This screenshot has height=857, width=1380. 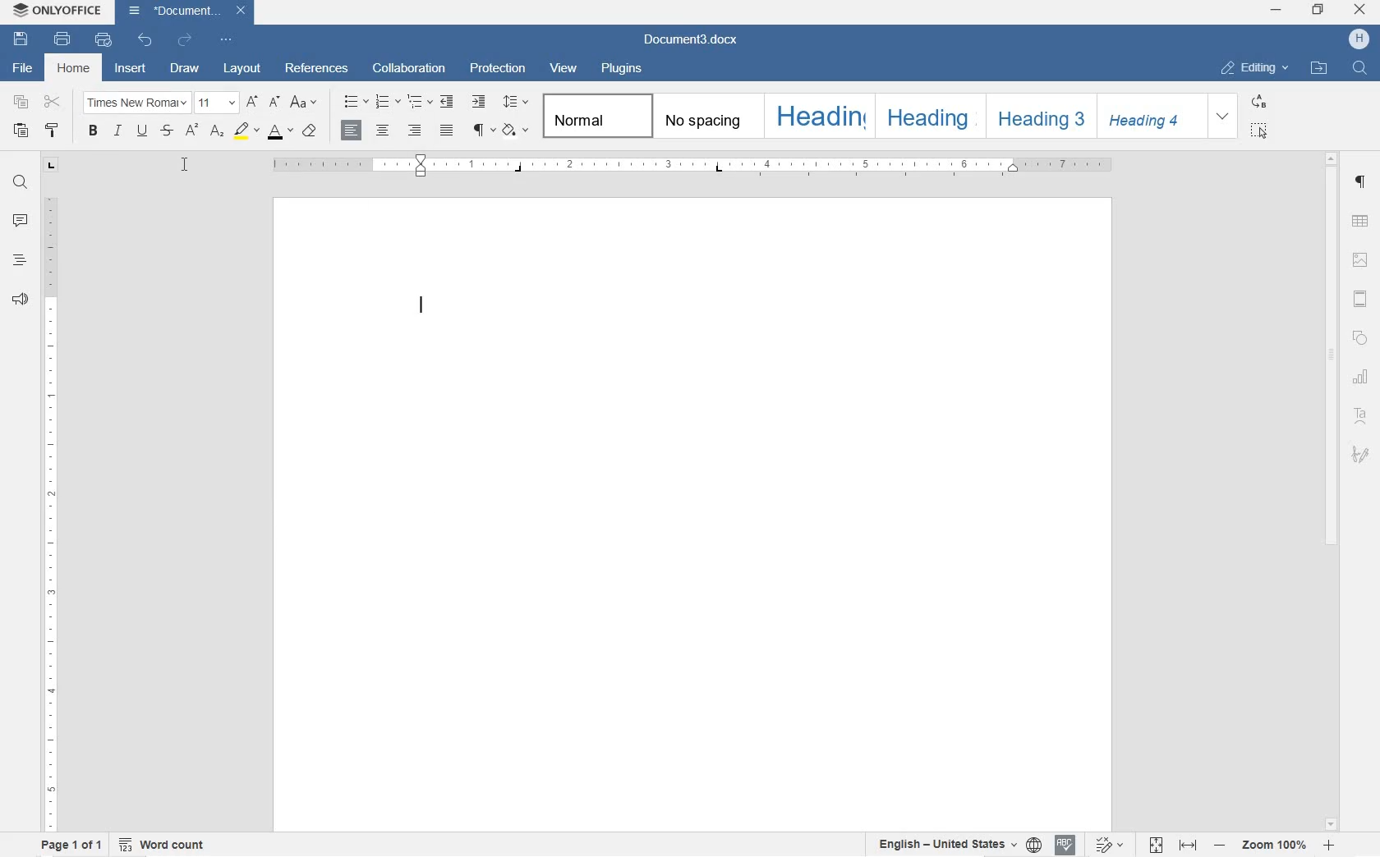 I want to click on MULTILEVEL LISTS, so click(x=417, y=103).